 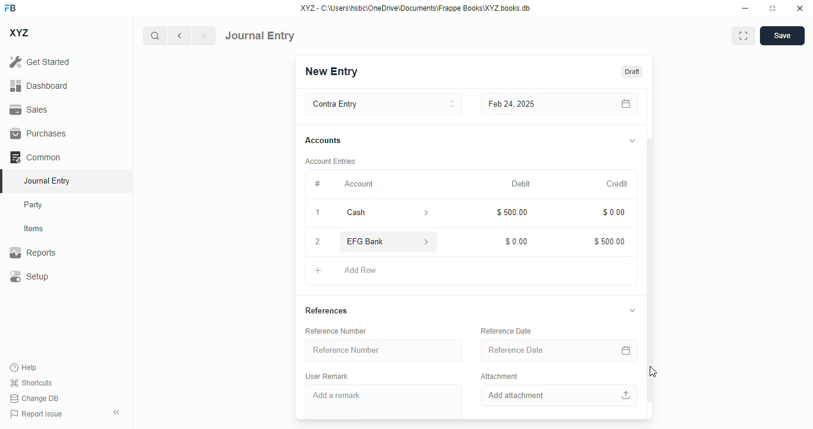 What do you see at coordinates (31, 383) in the screenshot?
I see `shortcuts` at bounding box center [31, 383].